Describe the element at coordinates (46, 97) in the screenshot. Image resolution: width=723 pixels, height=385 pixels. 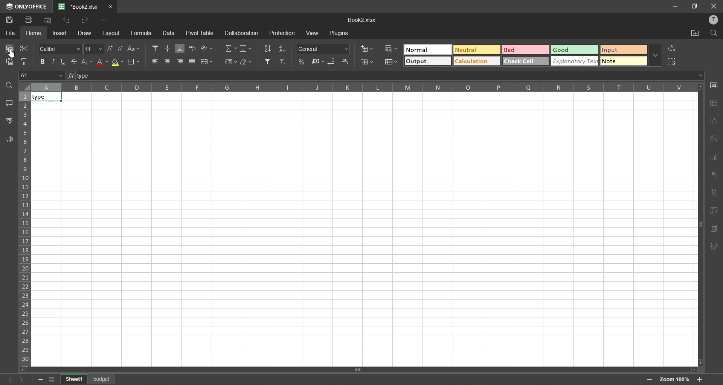
I see `type` at that location.